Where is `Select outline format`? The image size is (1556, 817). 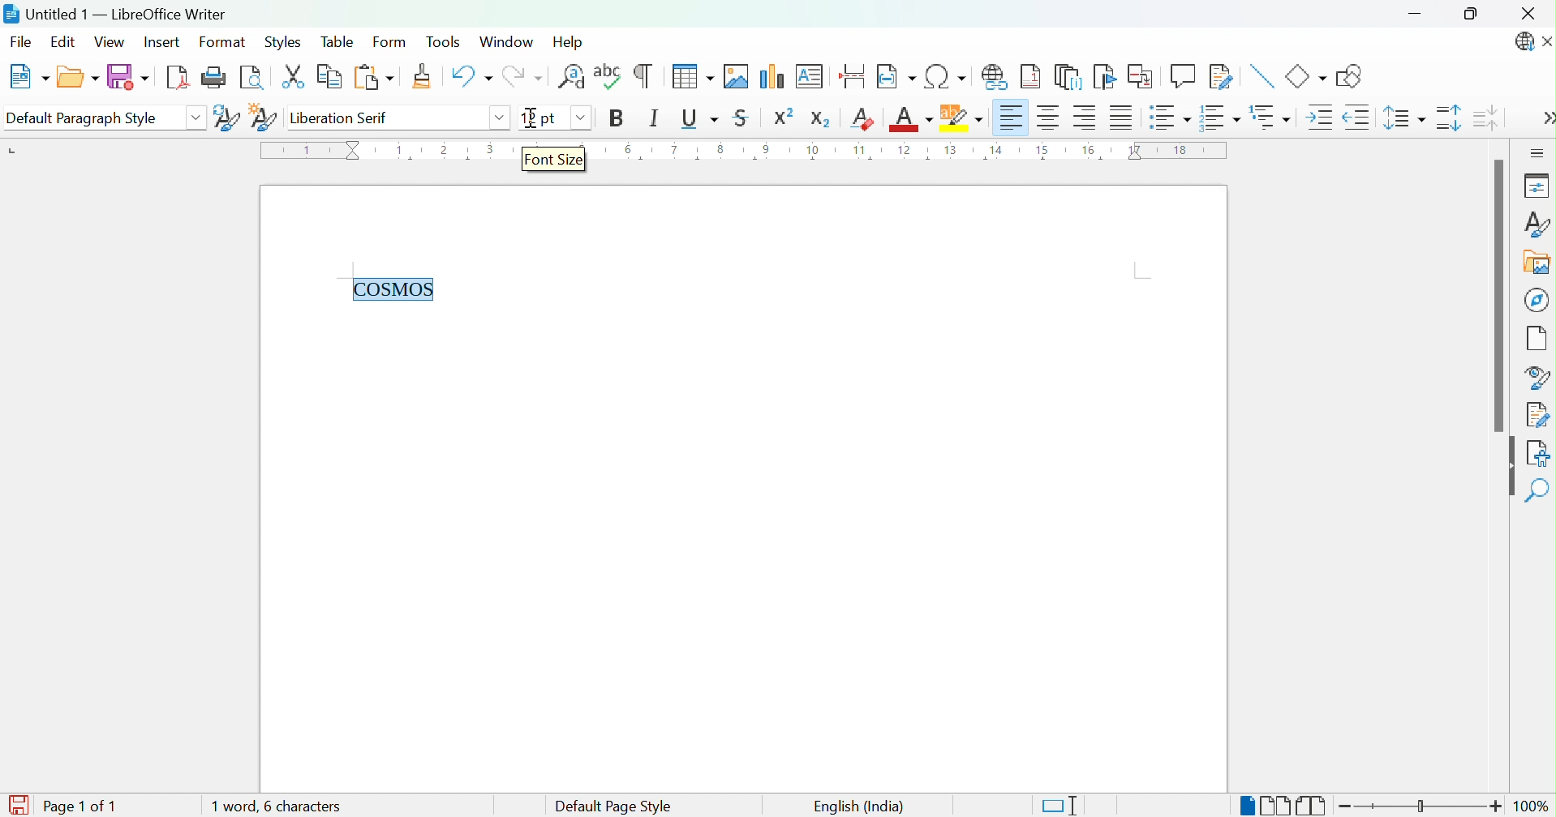
Select outline format is located at coordinates (1272, 118).